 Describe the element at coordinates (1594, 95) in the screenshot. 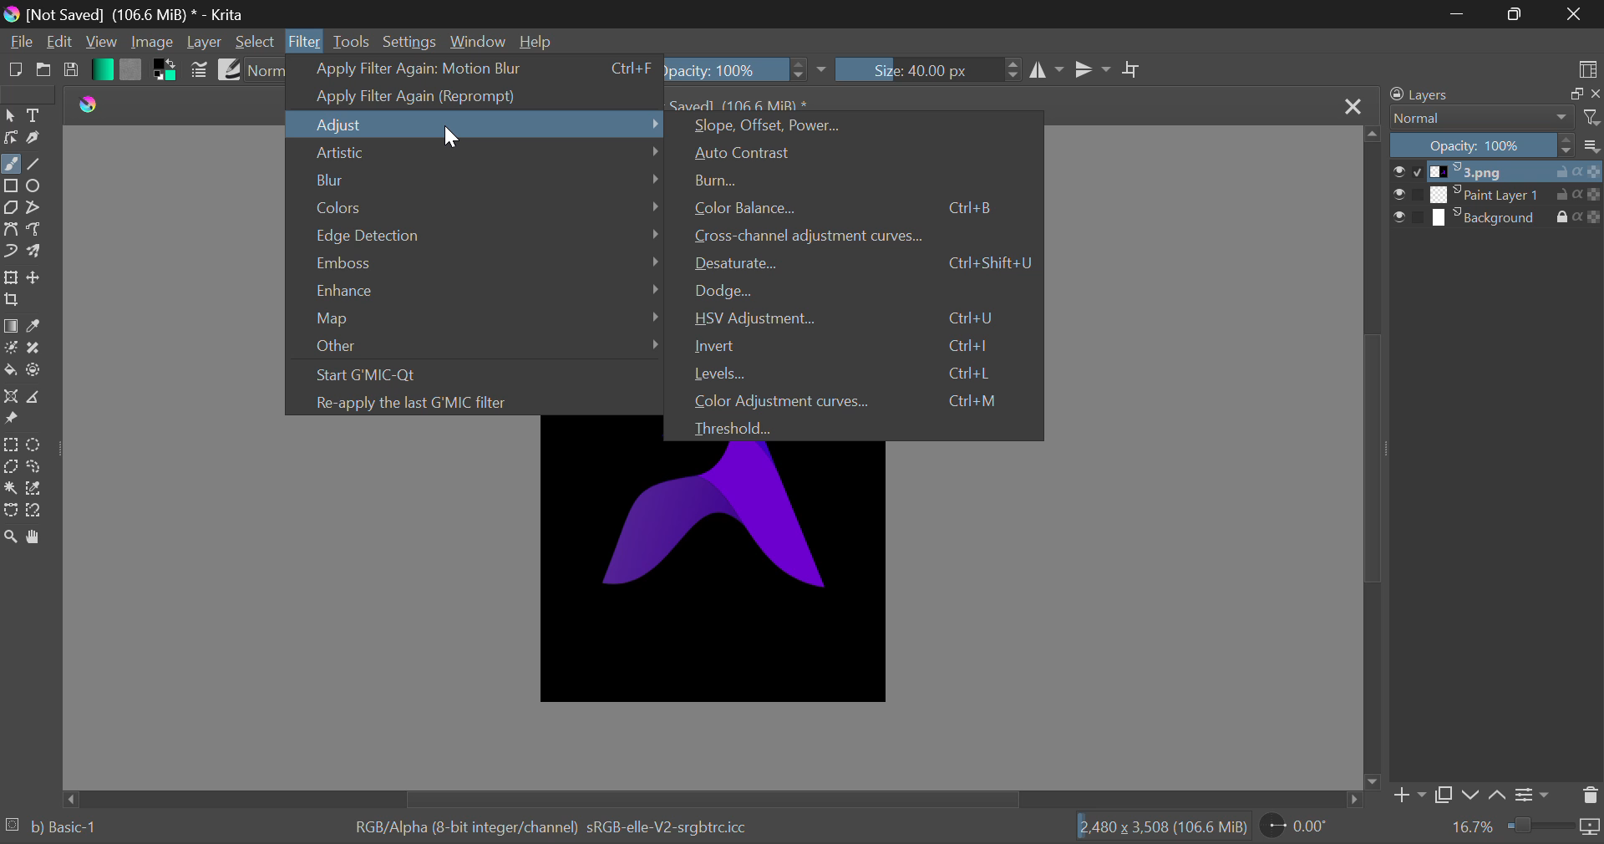

I see `close` at that location.